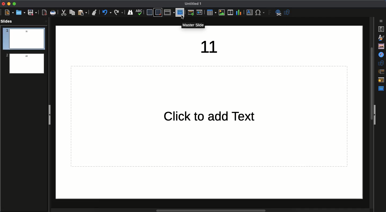 The height and width of the screenshot is (212, 386). What do you see at coordinates (9, 13) in the screenshot?
I see `New` at bounding box center [9, 13].